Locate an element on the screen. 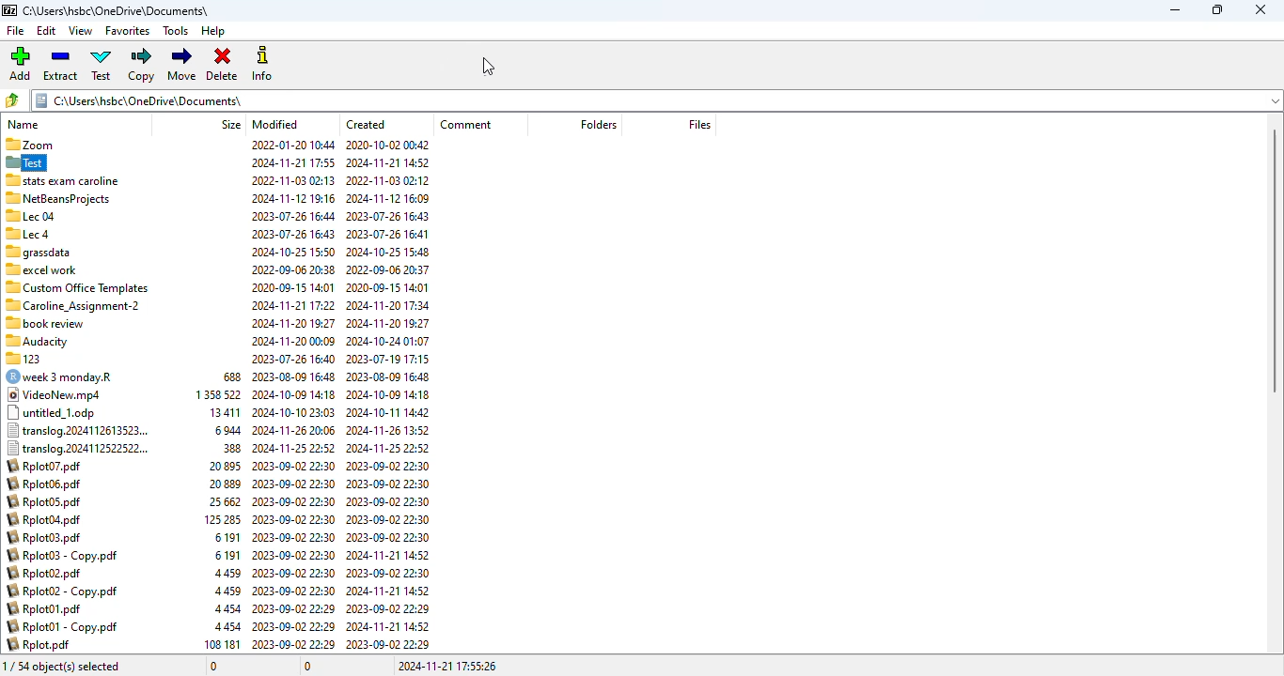  25 662 is located at coordinates (225, 501).